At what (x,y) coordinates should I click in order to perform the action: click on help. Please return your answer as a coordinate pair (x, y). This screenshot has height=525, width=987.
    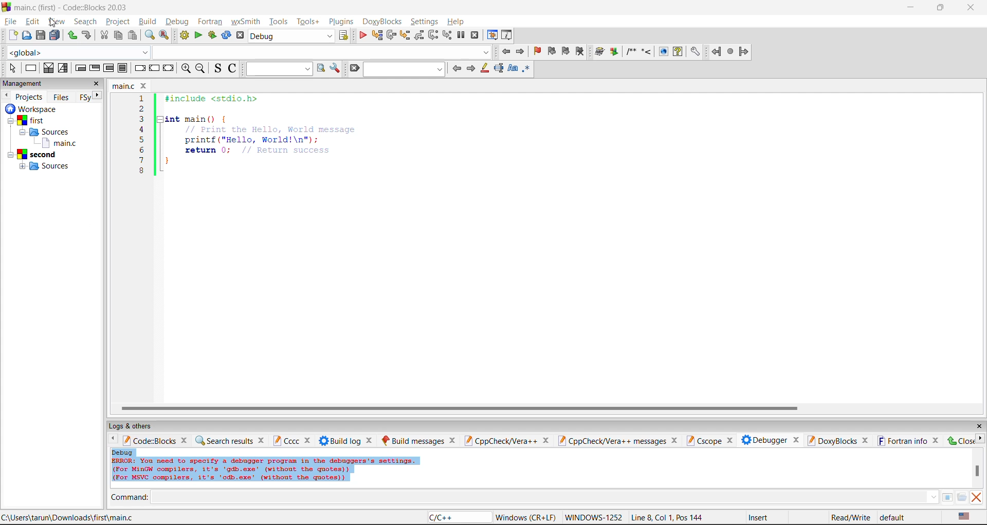
    Looking at the image, I should click on (678, 52).